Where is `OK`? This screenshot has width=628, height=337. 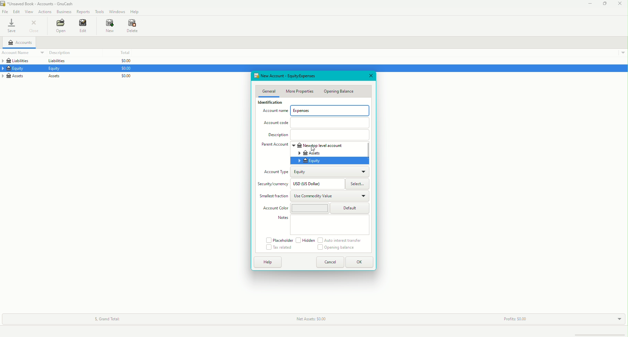 OK is located at coordinates (360, 262).